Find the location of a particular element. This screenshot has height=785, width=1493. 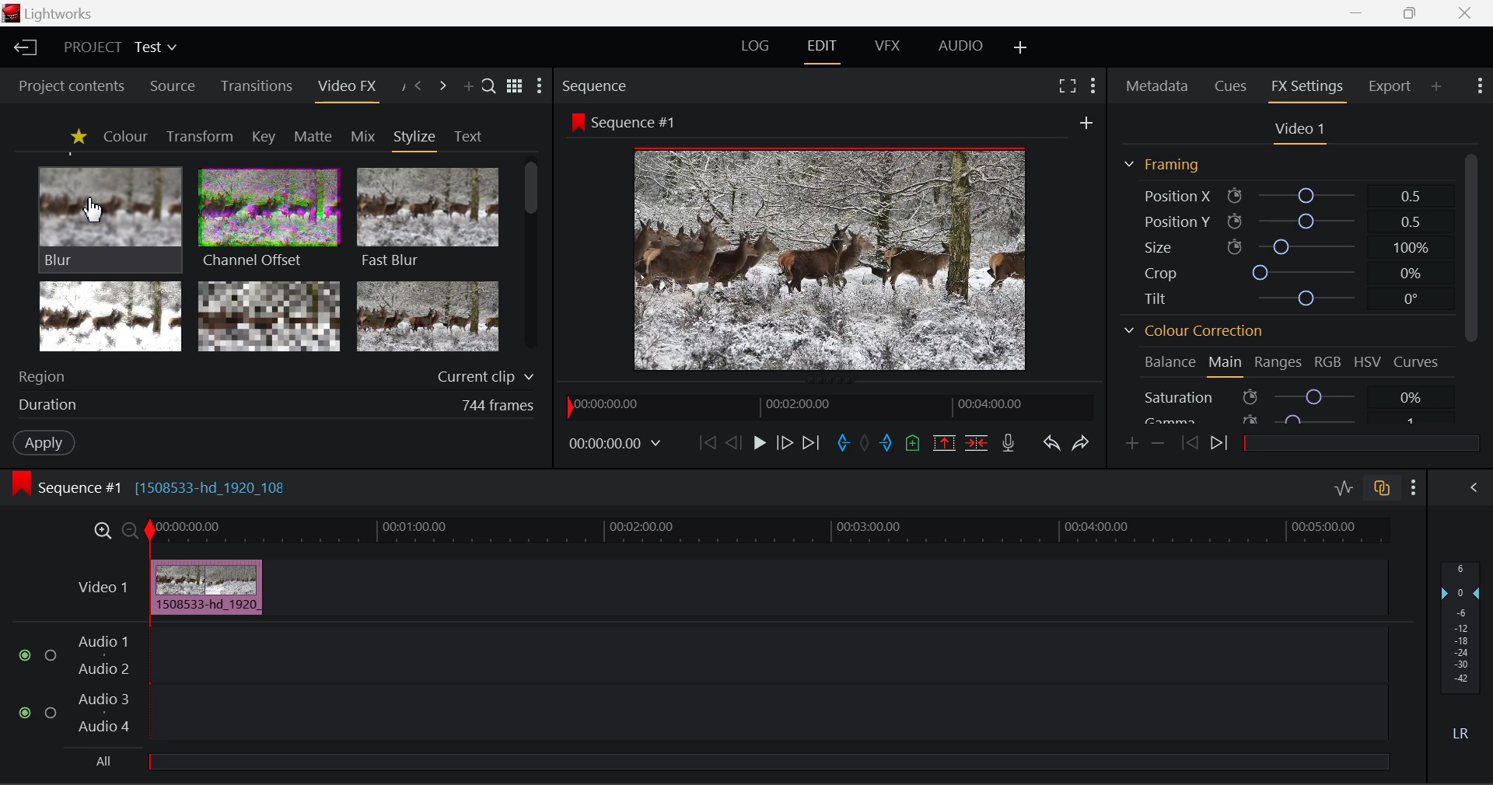

View Audio Mix is located at coordinates (1474, 486).